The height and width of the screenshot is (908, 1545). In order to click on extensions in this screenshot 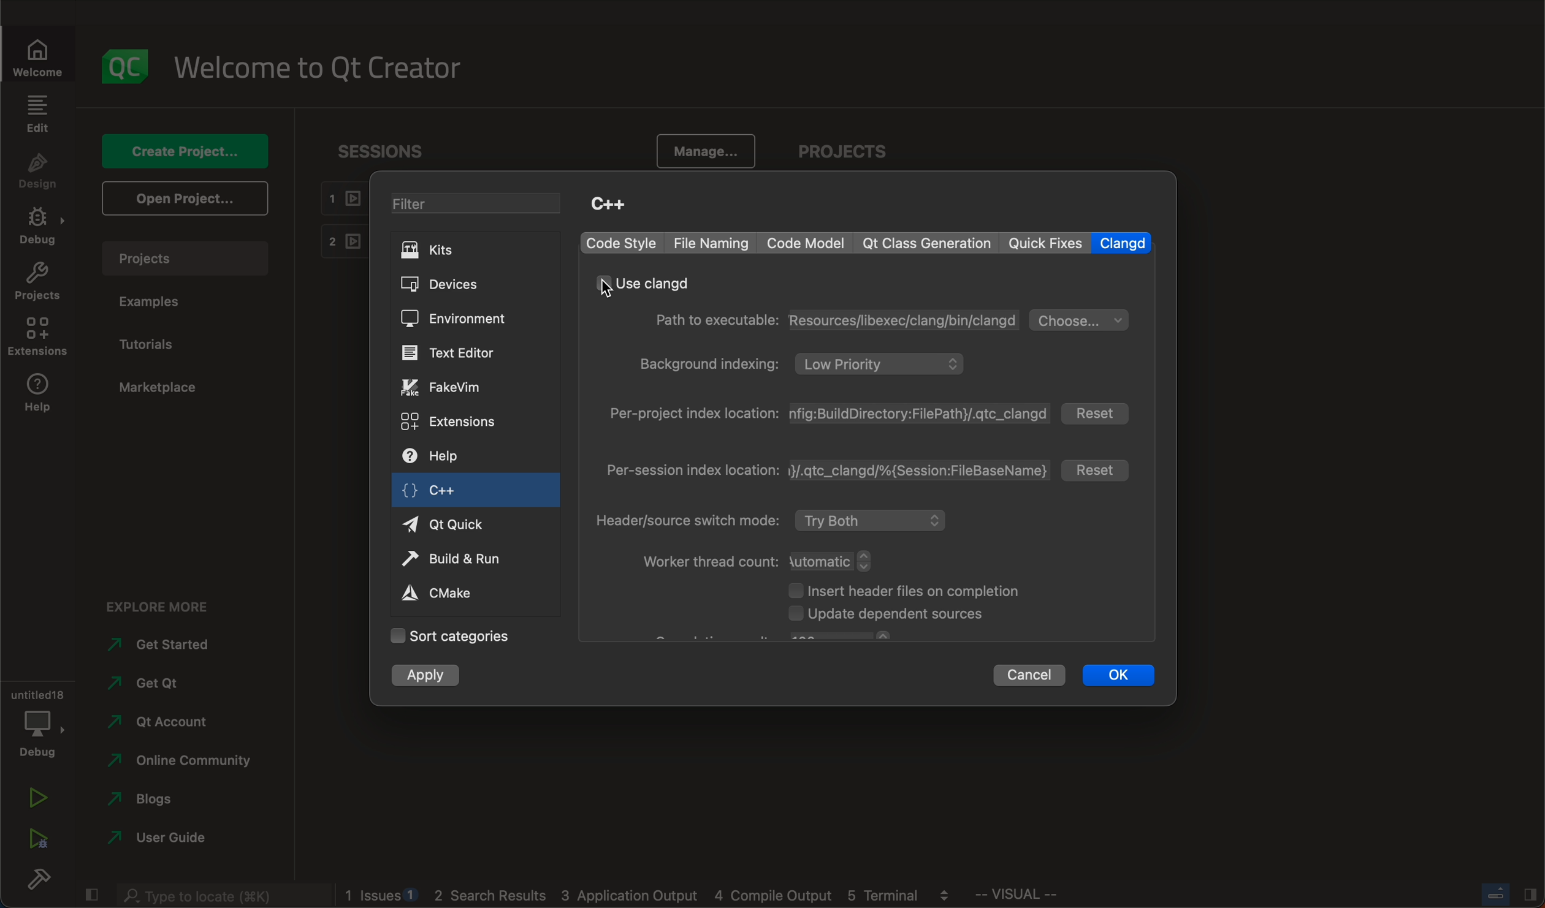, I will do `click(452, 422)`.